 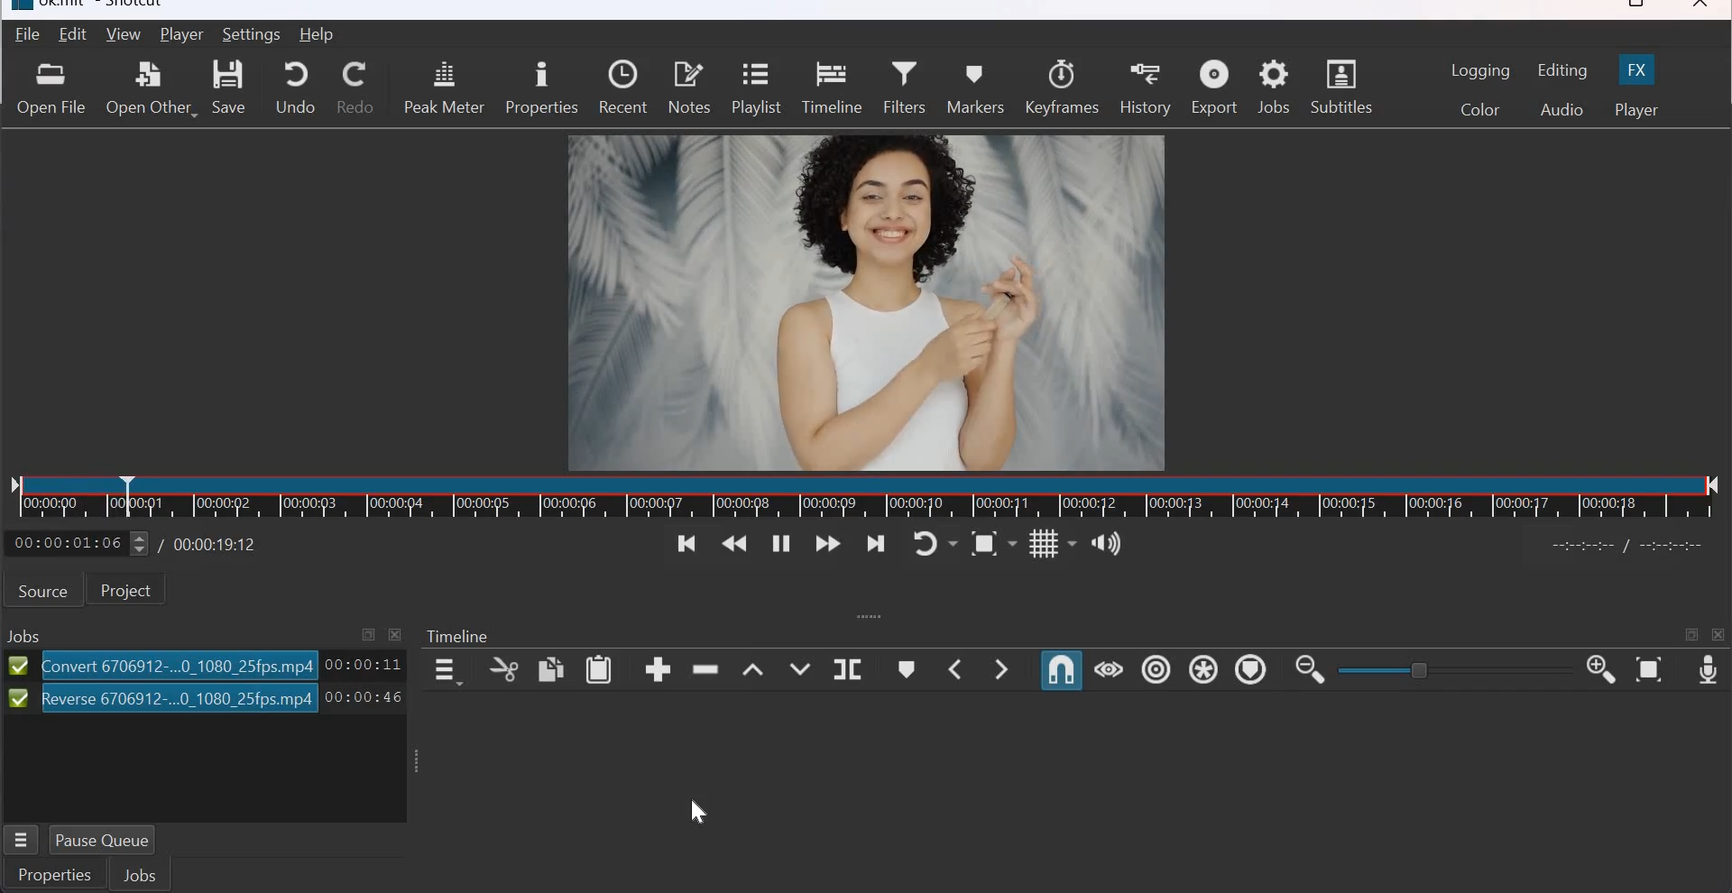 I want to click on Help, so click(x=318, y=35).